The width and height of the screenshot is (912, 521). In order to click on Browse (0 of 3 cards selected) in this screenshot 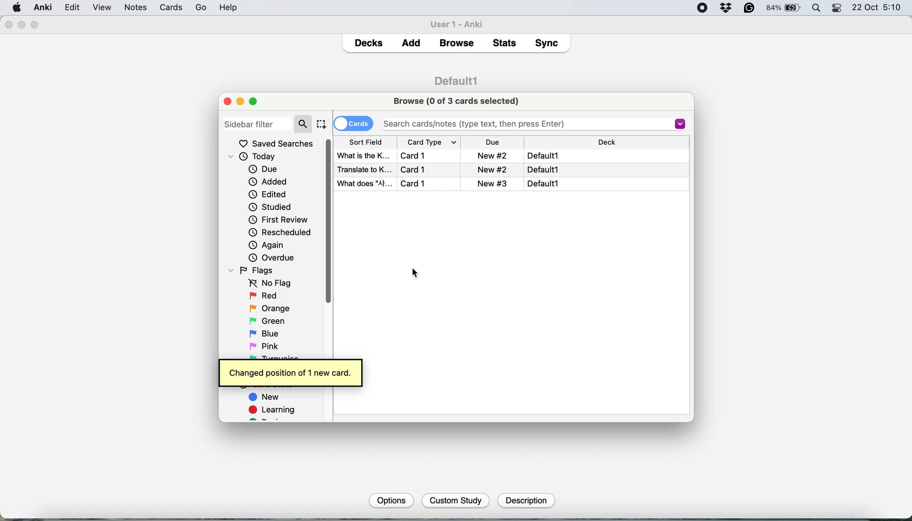, I will do `click(459, 100)`.